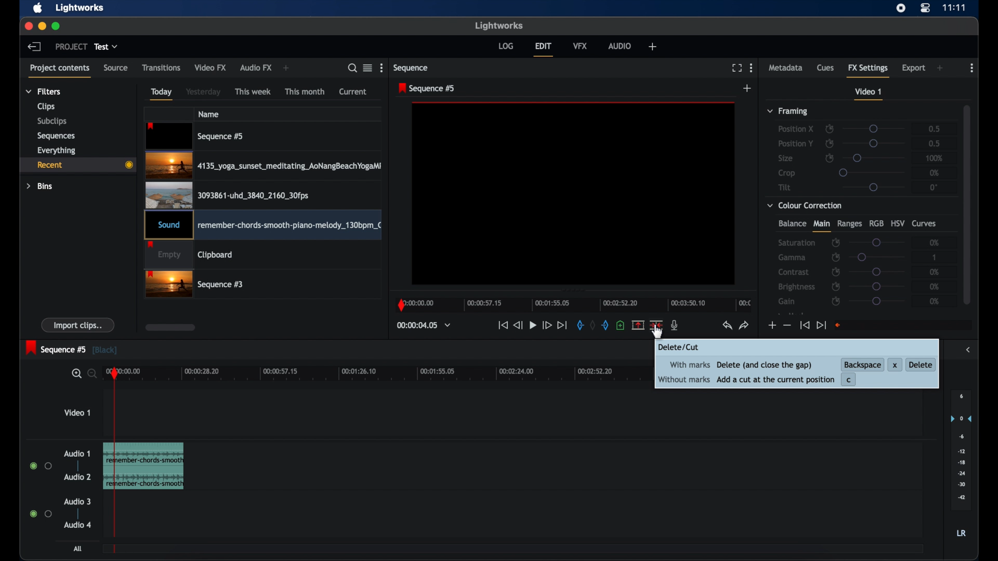 This screenshot has height=561, width=998. What do you see at coordinates (570, 196) in the screenshot?
I see `video preview` at bounding box center [570, 196].